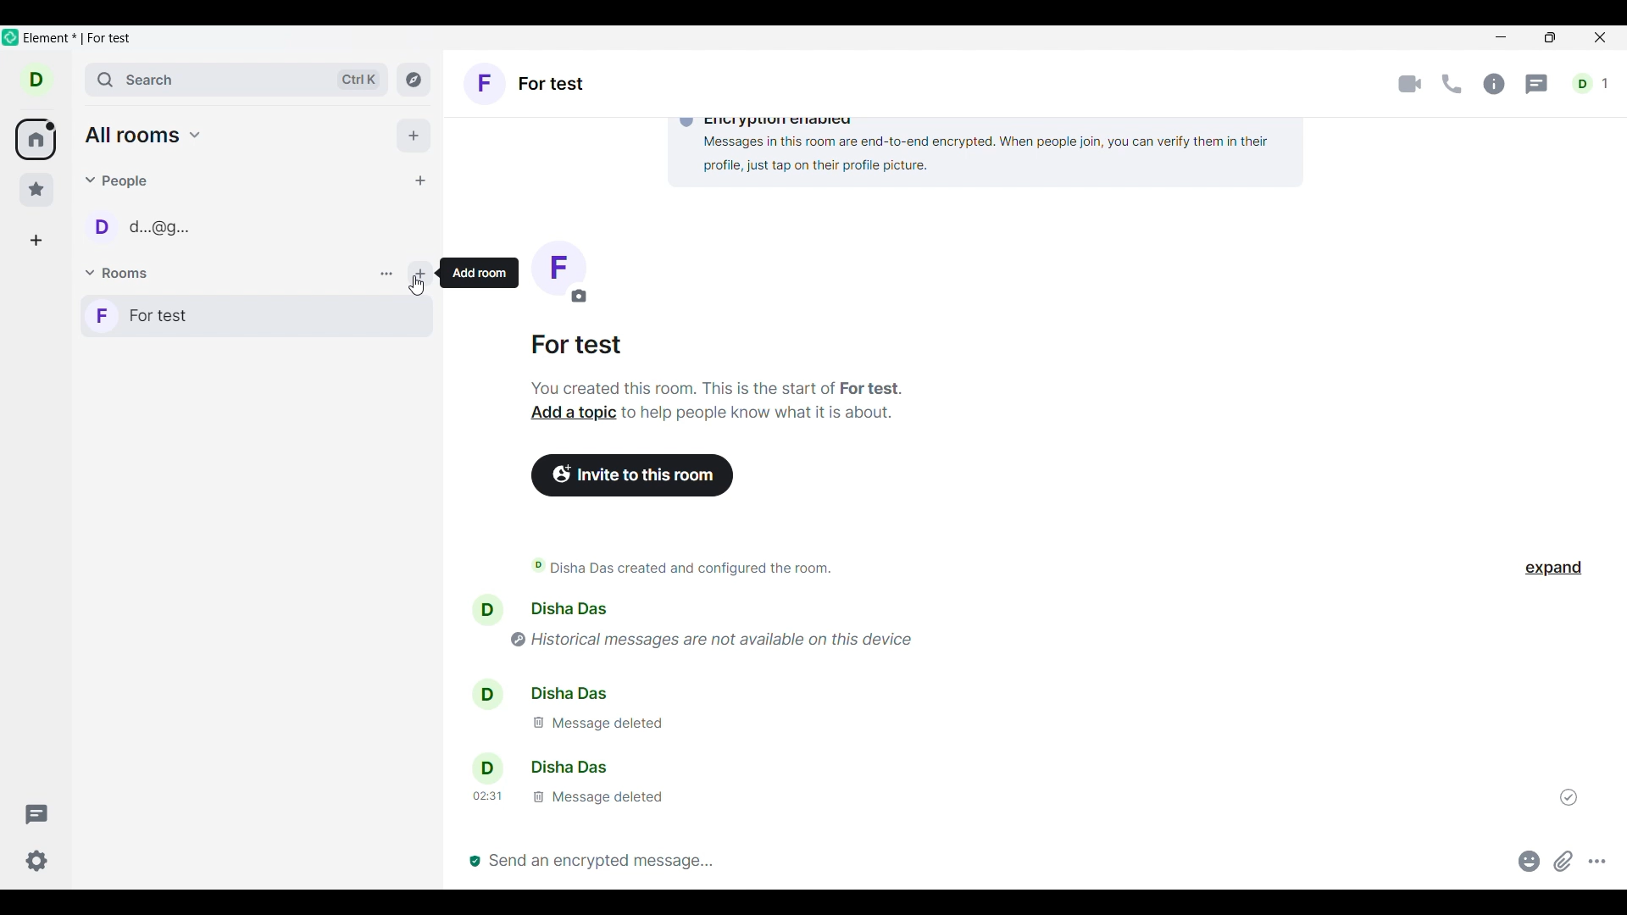  I want to click on number of people in the room, so click(1590, 83).